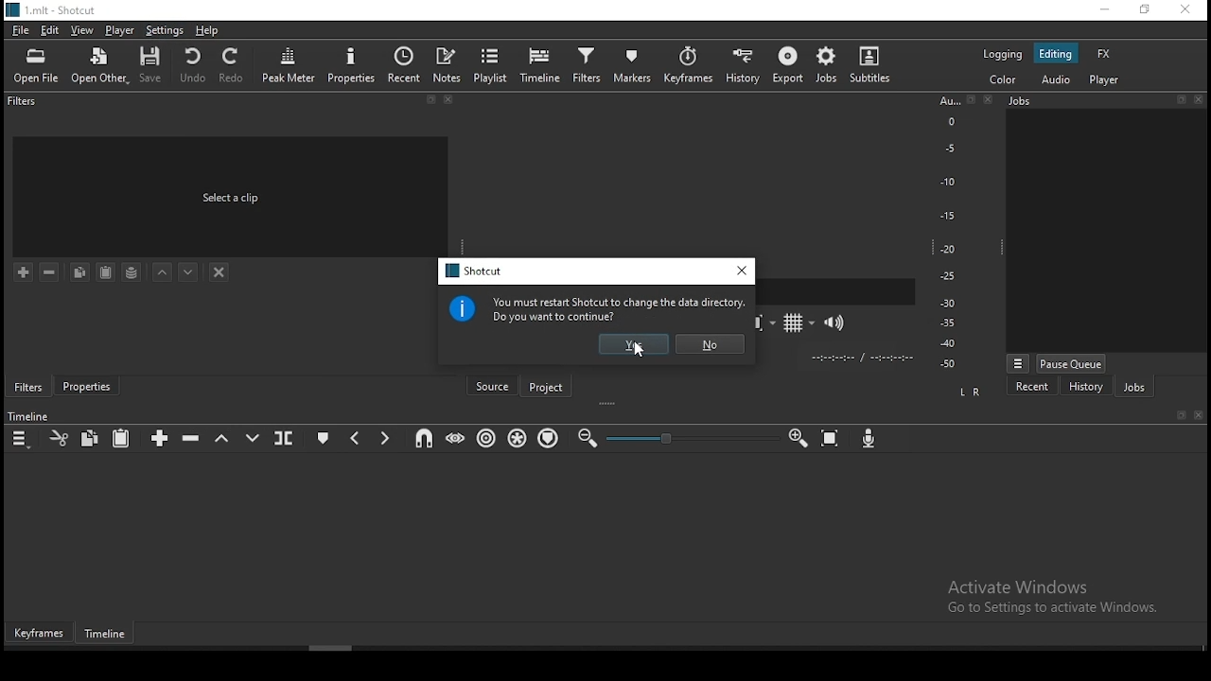 The image size is (1211, 681). What do you see at coordinates (107, 271) in the screenshot?
I see `paste a filter` at bounding box center [107, 271].